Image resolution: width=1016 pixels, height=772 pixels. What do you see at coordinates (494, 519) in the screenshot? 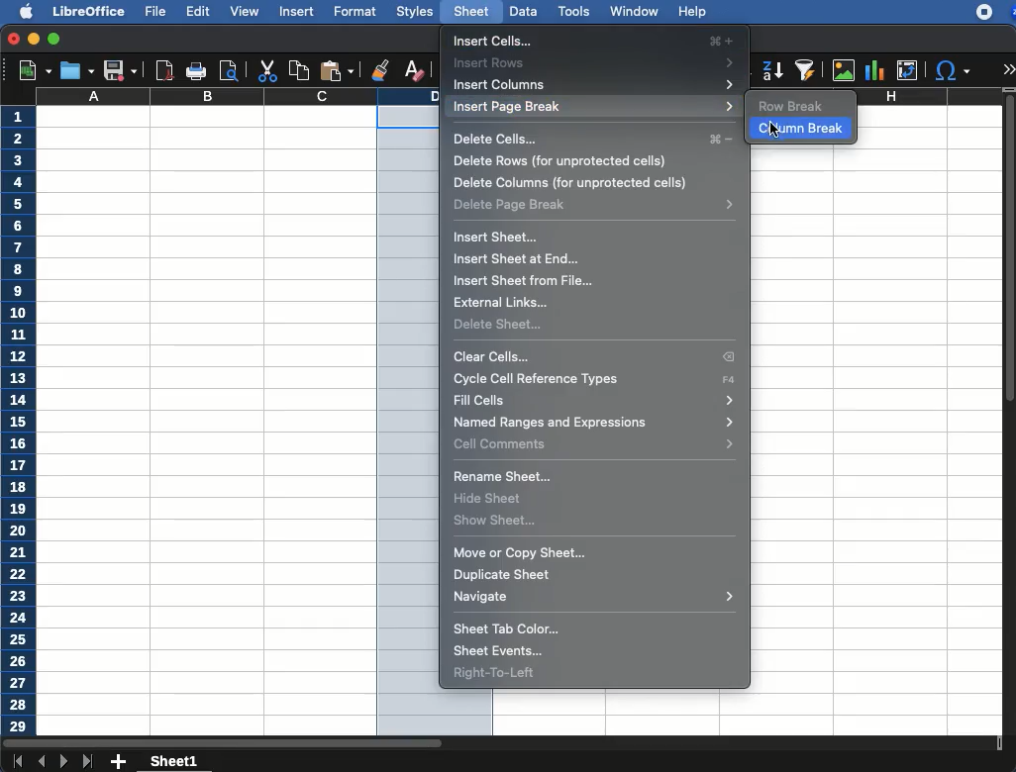
I see `show sheet` at bounding box center [494, 519].